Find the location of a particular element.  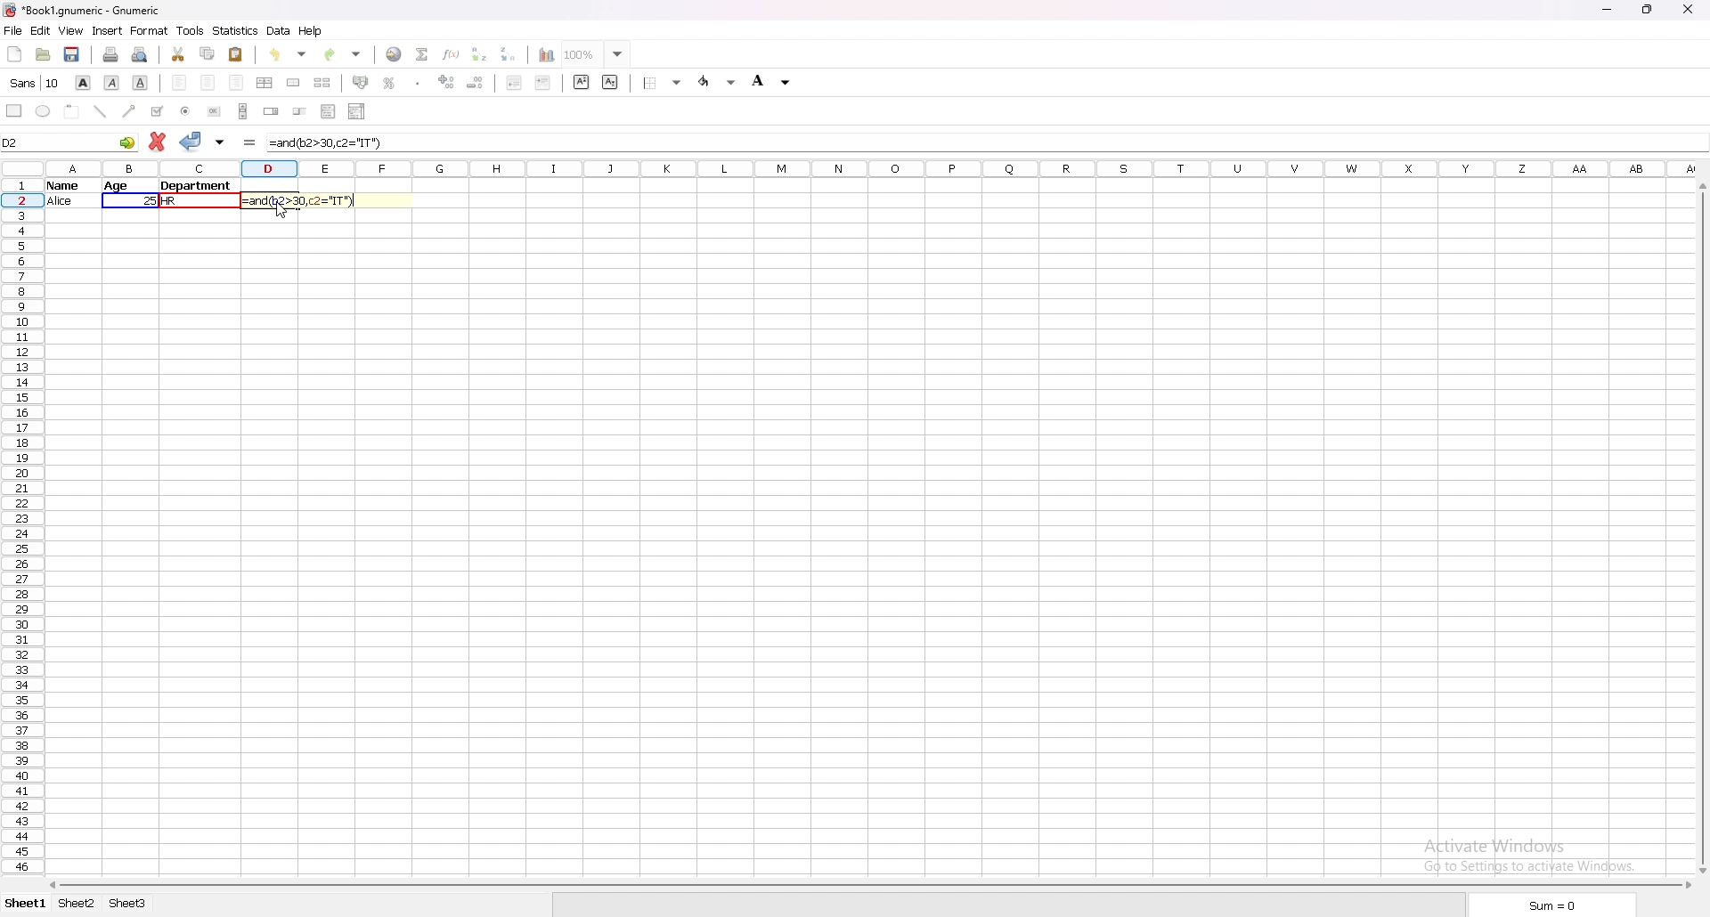

cut is located at coordinates (178, 54).